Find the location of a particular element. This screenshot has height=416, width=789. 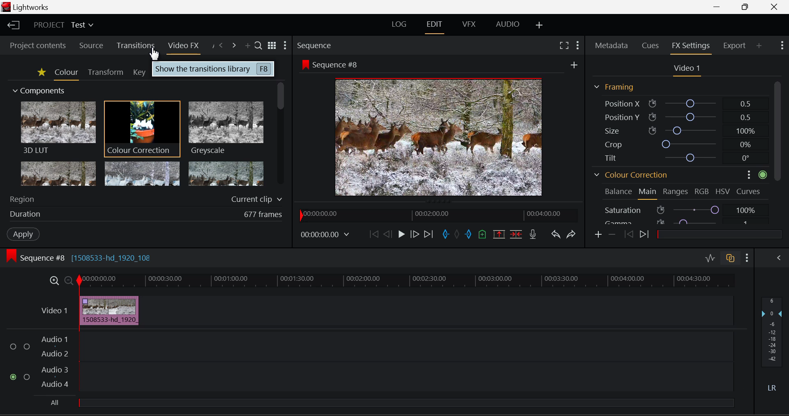

Size is located at coordinates (676, 130).